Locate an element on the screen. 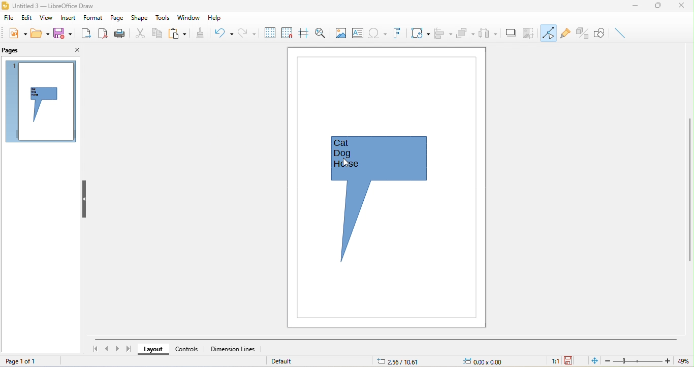 The width and height of the screenshot is (694, 367). horizontal scroll bar is located at coordinates (387, 339).